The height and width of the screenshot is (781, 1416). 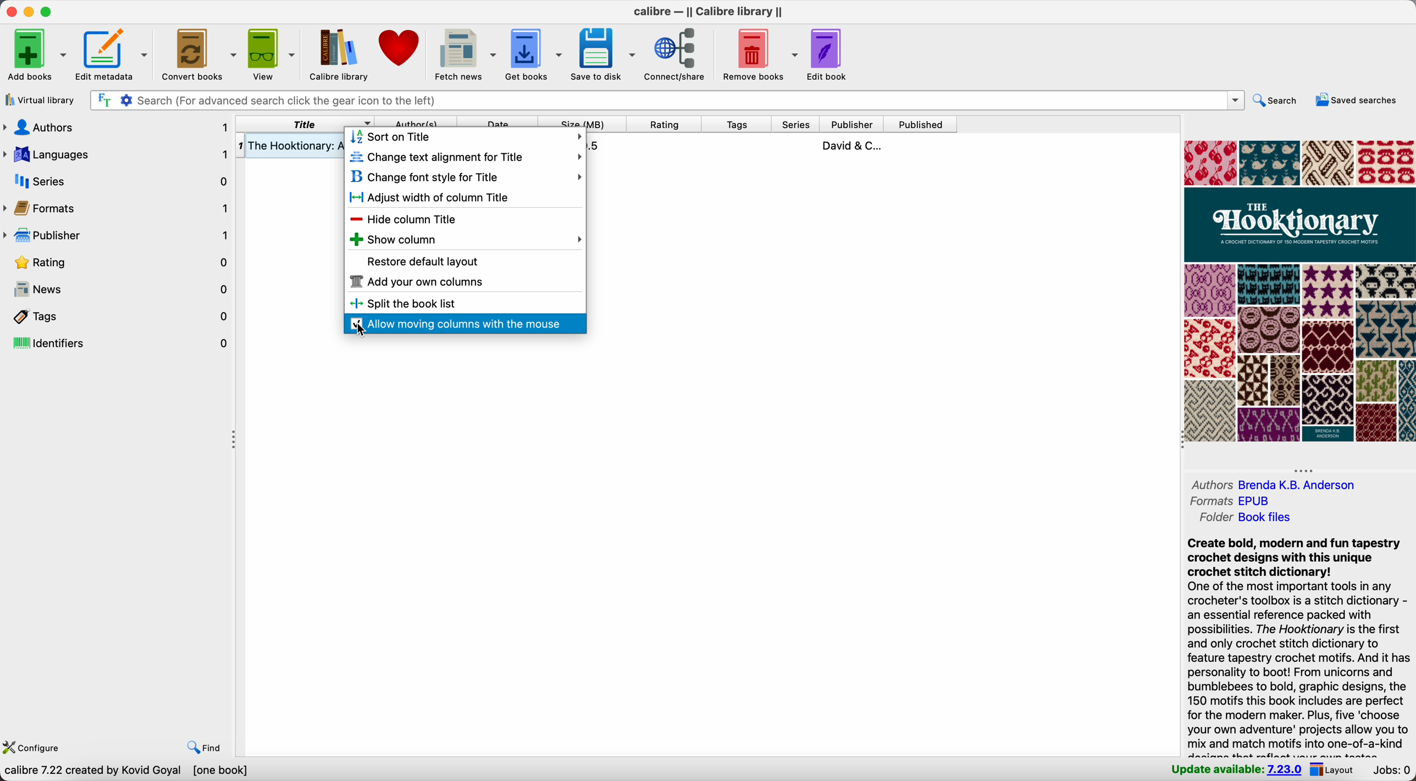 I want to click on change font style for title, so click(x=467, y=177).